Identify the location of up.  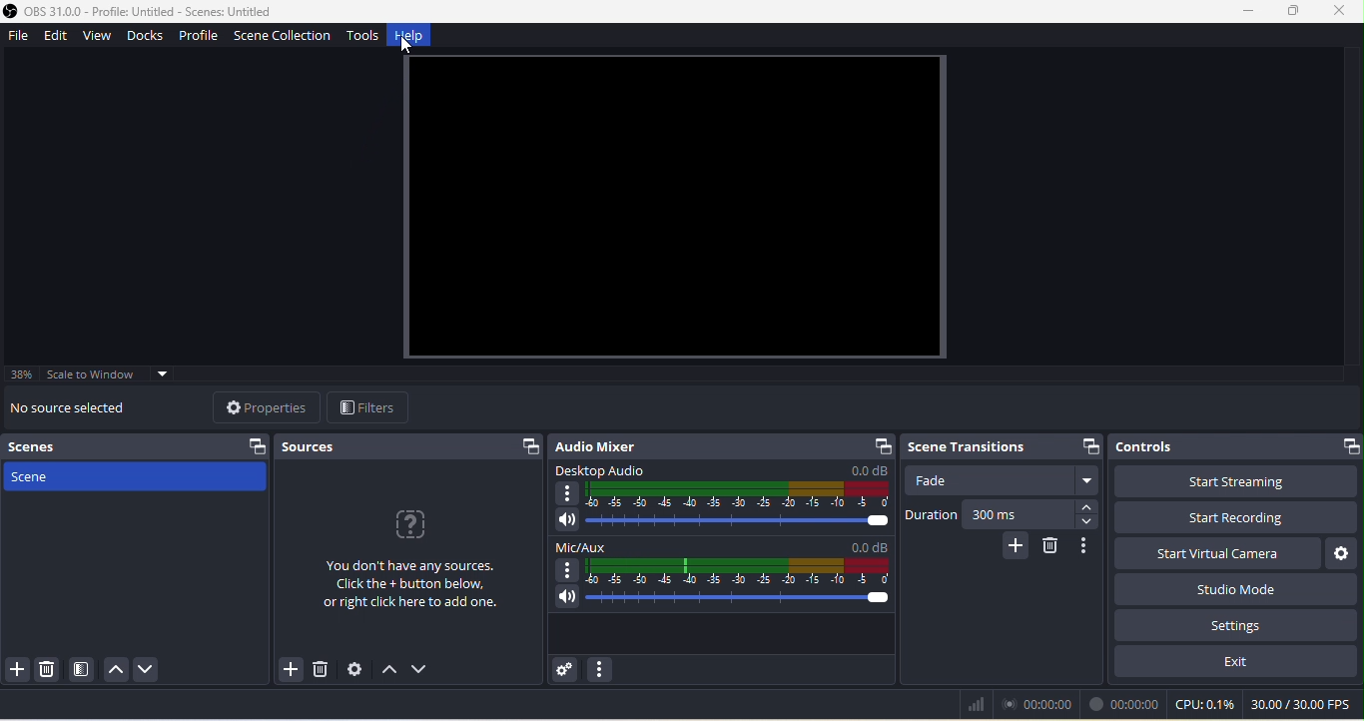
(390, 673).